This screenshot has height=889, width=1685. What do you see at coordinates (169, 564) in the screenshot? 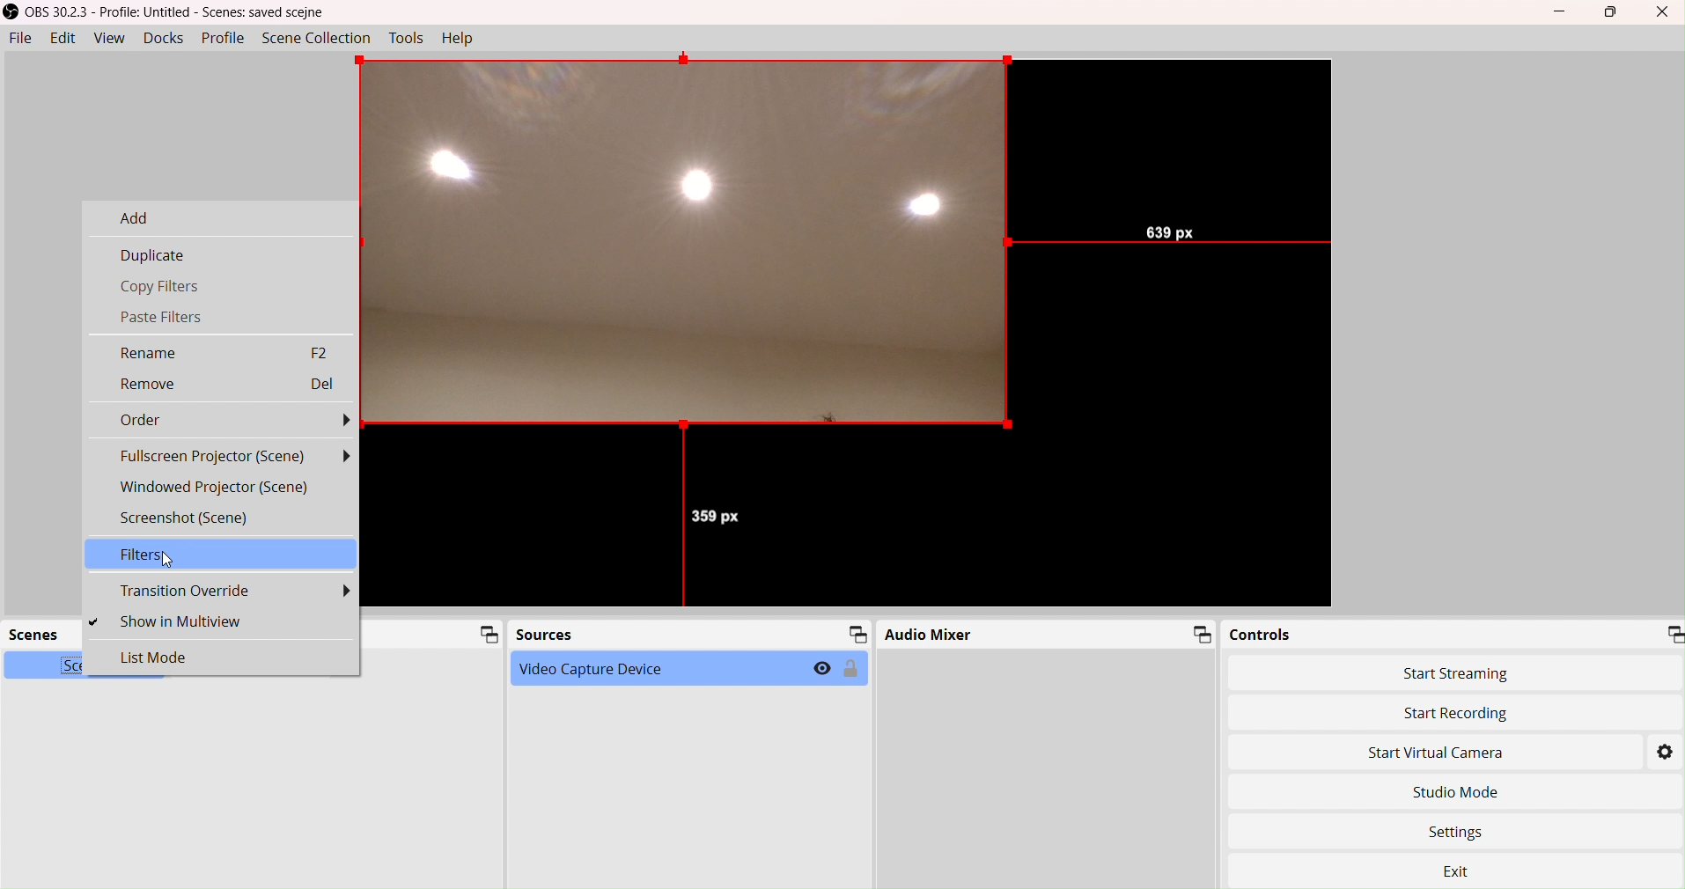
I see `cursor` at bounding box center [169, 564].